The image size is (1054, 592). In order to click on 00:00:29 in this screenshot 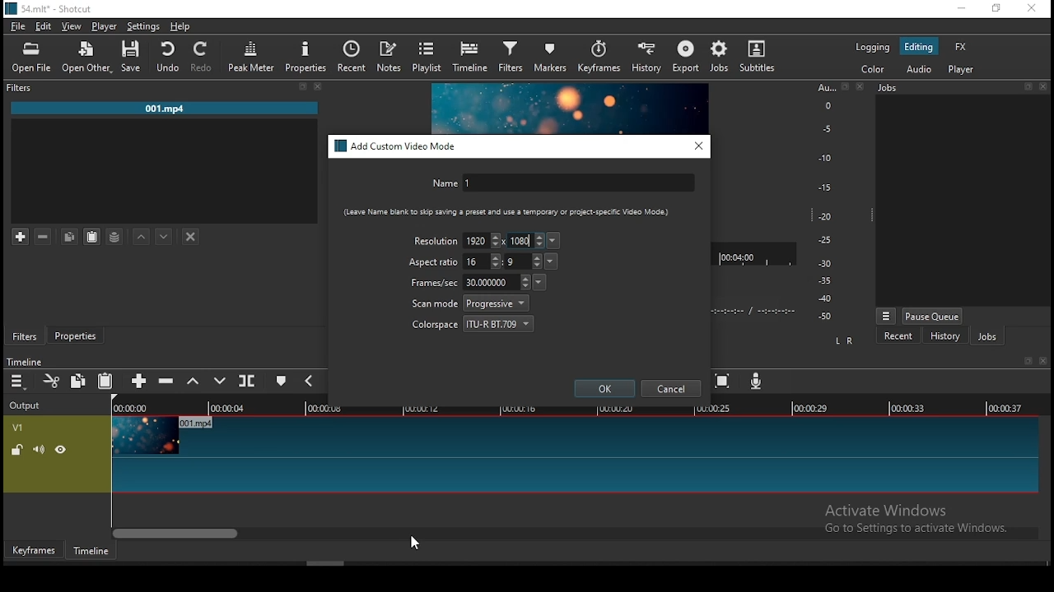, I will do `click(813, 408)`.